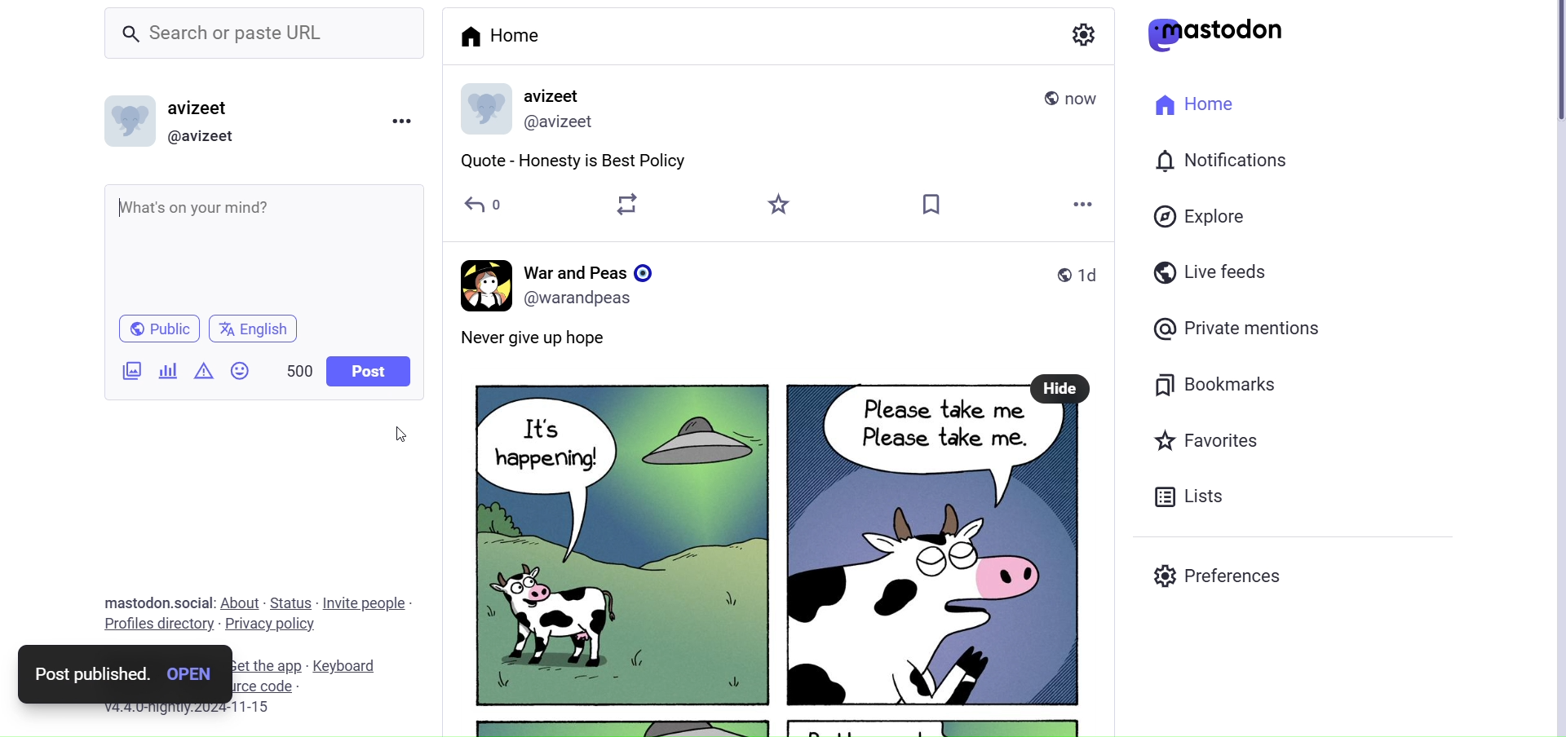 The image size is (1566, 737). Describe the element at coordinates (1205, 439) in the screenshot. I see `Favorites` at that location.